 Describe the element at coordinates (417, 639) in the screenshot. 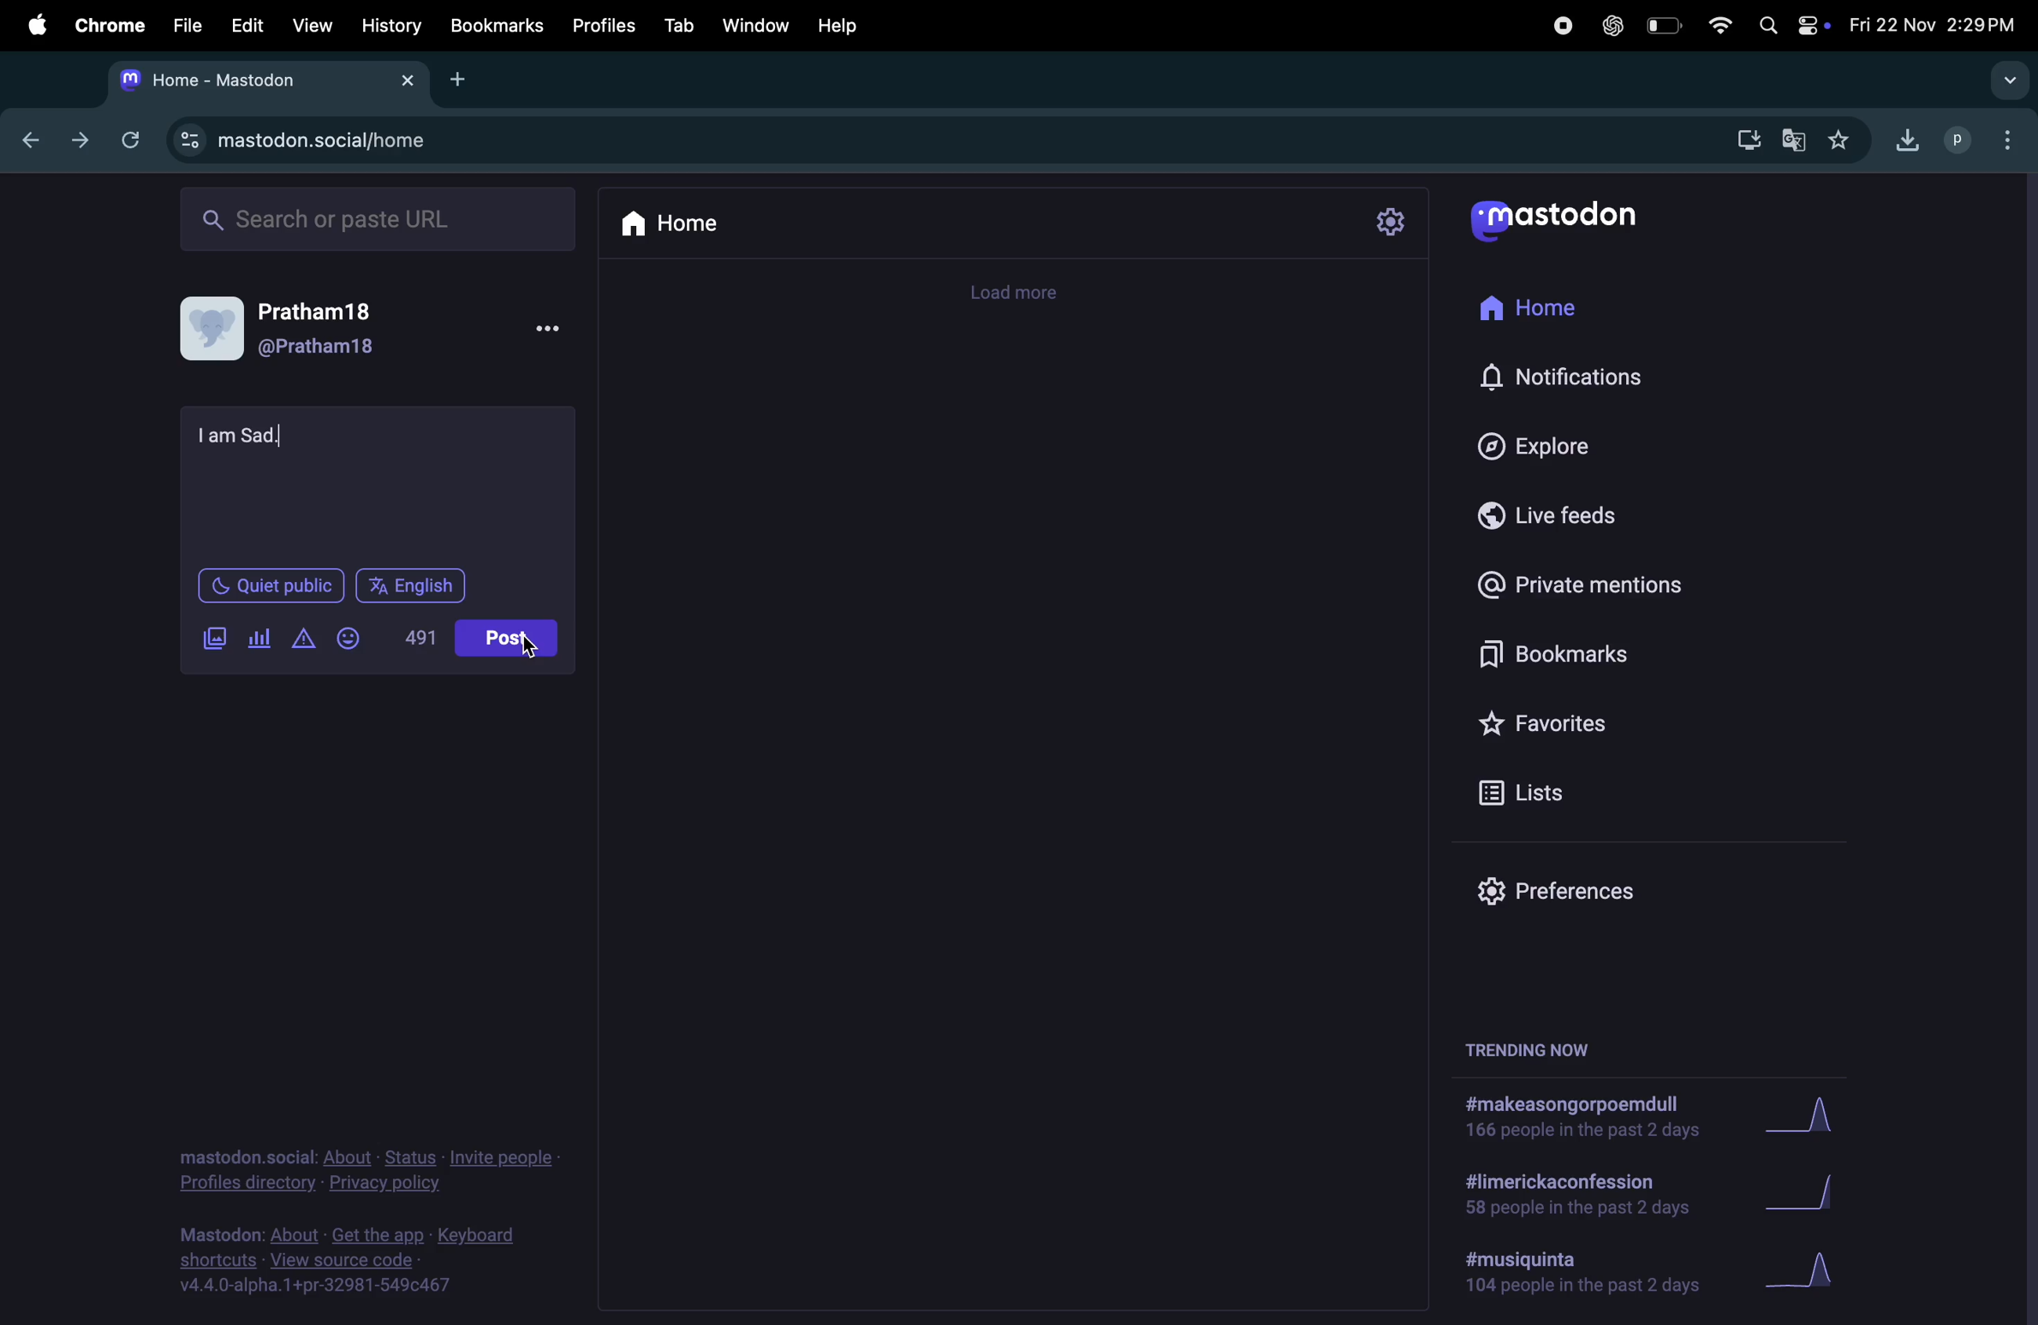

I see `line of words` at that location.